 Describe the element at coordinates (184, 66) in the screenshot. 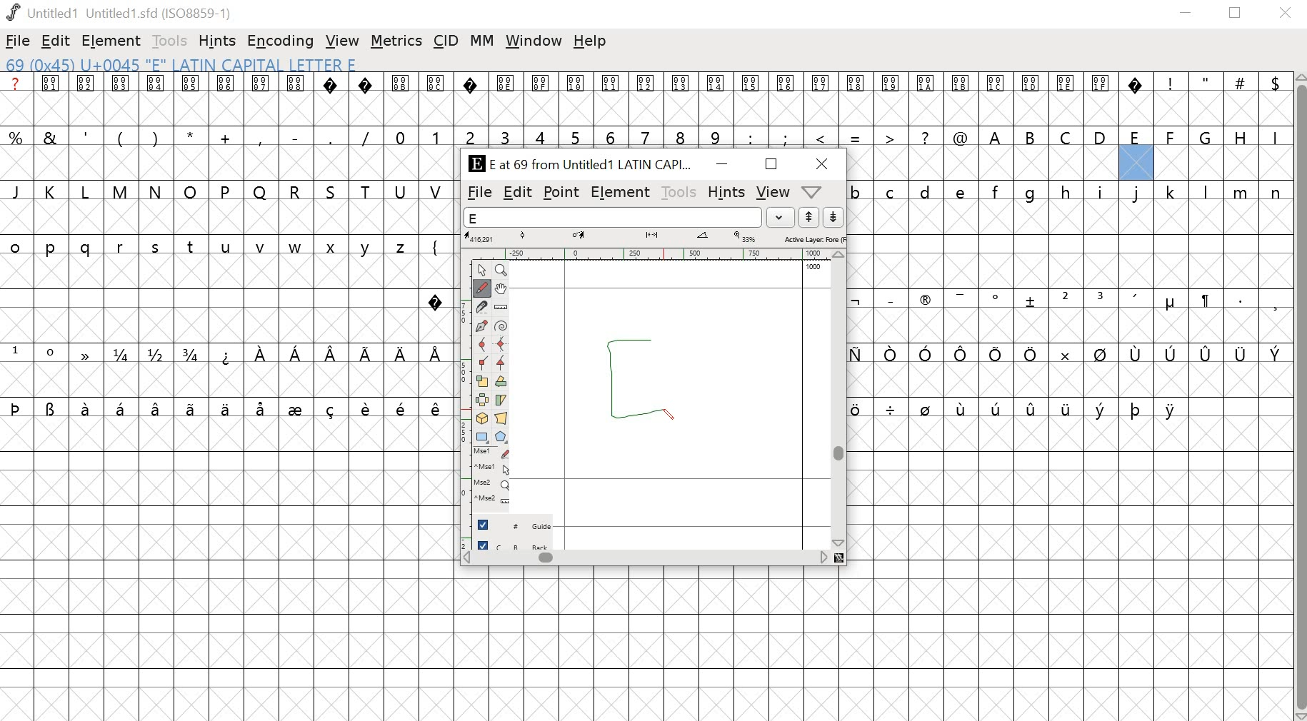

I see `69 (0x45) U+0045 "E" LATIN CAPITAL Letter E` at that location.